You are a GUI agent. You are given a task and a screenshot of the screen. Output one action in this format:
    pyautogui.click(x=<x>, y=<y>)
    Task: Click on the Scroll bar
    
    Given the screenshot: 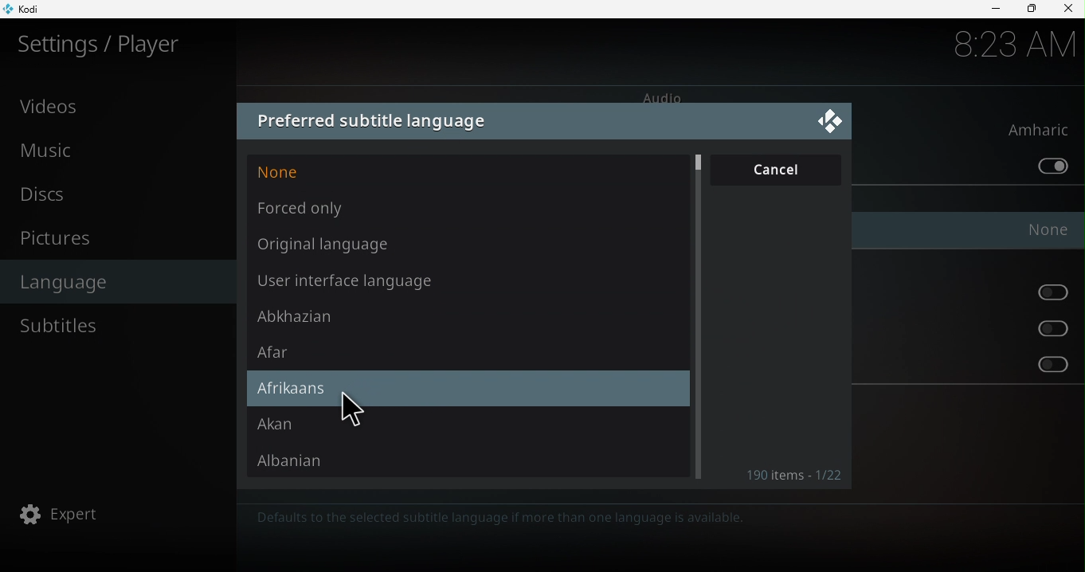 What is the action you would take?
    pyautogui.click(x=699, y=318)
    